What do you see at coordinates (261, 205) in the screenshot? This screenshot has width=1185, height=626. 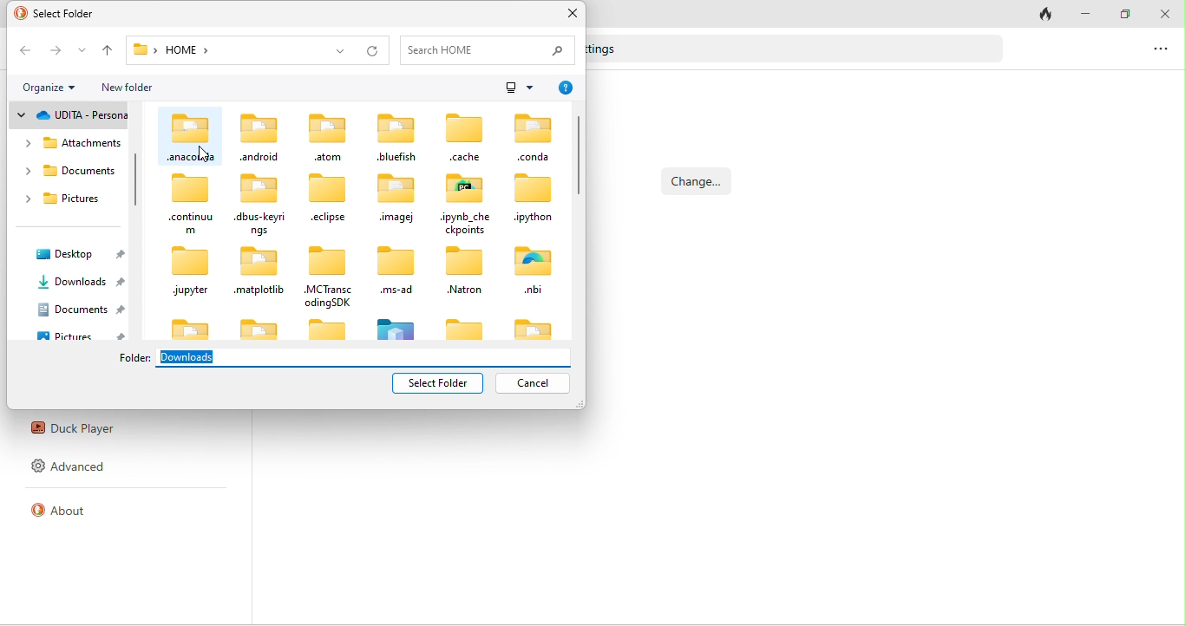 I see `.dbus-keyrings` at bounding box center [261, 205].